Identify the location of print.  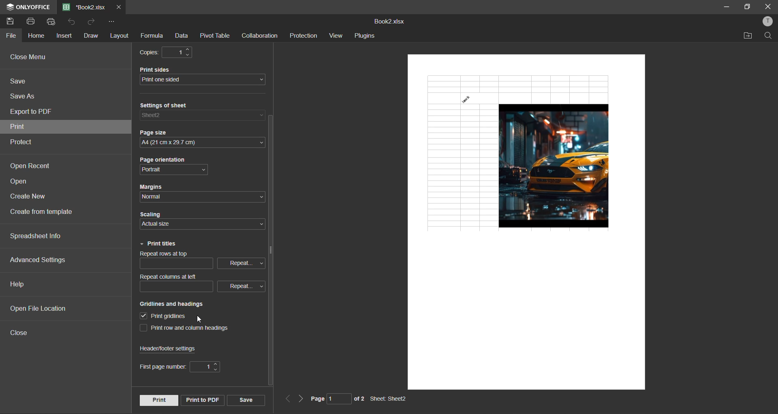
(21, 128).